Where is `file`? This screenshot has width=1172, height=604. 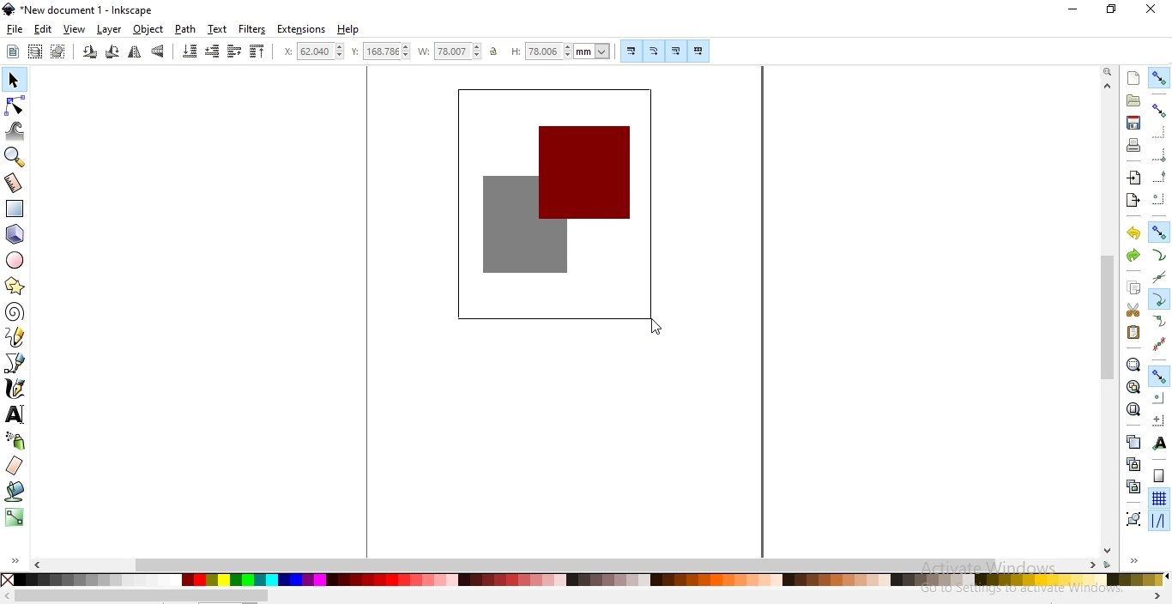
file is located at coordinates (15, 30).